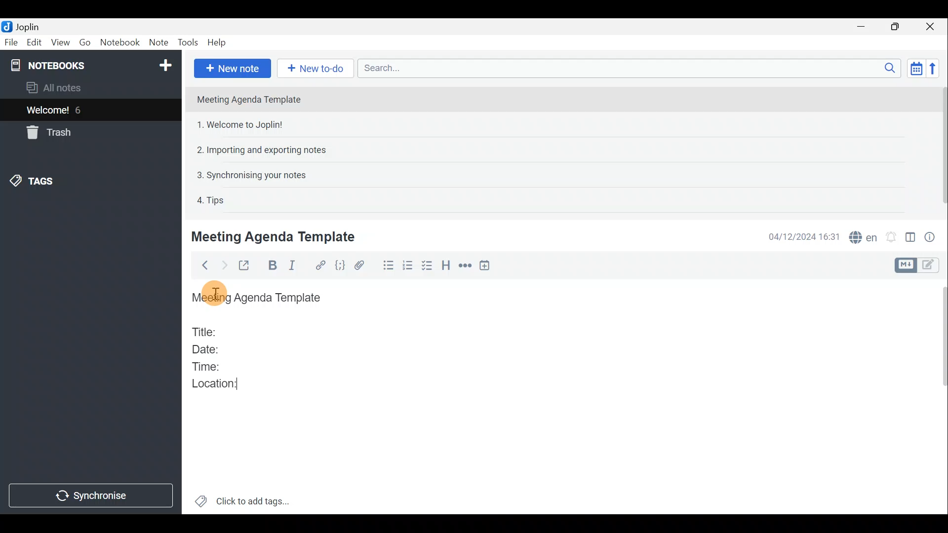 The image size is (948, 533). I want to click on Synchronise, so click(93, 495).